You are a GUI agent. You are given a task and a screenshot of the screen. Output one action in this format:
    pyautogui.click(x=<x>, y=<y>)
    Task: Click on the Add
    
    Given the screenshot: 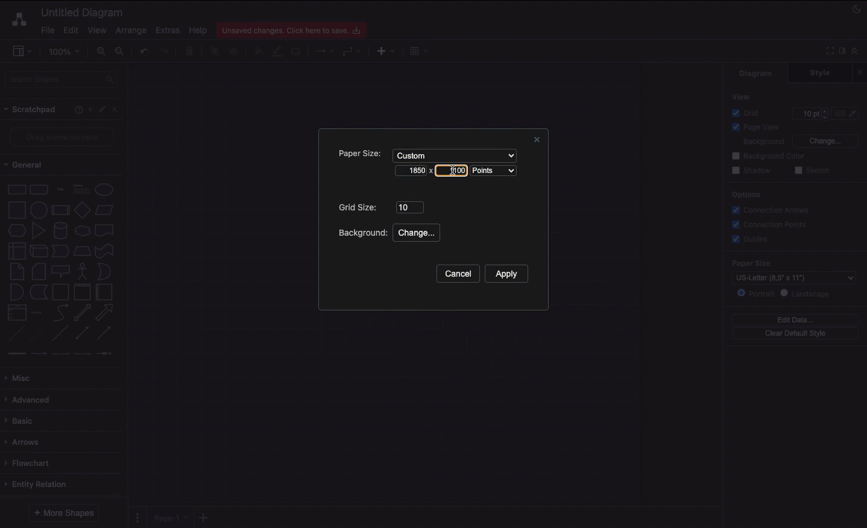 What is the action you would take?
    pyautogui.click(x=90, y=108)
    